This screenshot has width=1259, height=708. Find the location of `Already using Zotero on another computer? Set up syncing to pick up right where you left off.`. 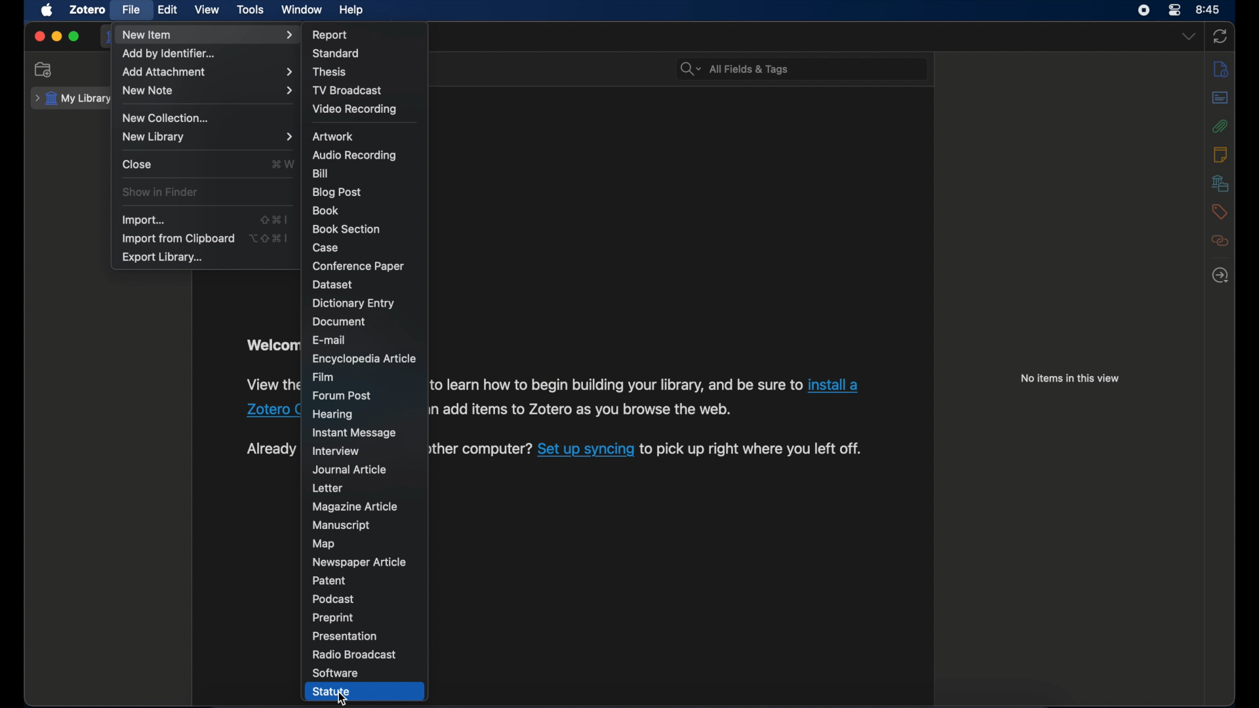

Already using Zotero on another computer? Set up syncing to pick up right where you left off. is located at coordinates (483, 451).